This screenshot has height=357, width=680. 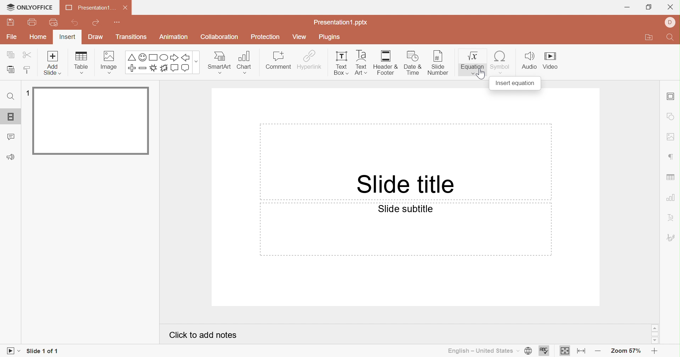 What do you see at coordinates (439, 62) in the screenshot?
I see `Slide number` at bounding box center [439, 62].